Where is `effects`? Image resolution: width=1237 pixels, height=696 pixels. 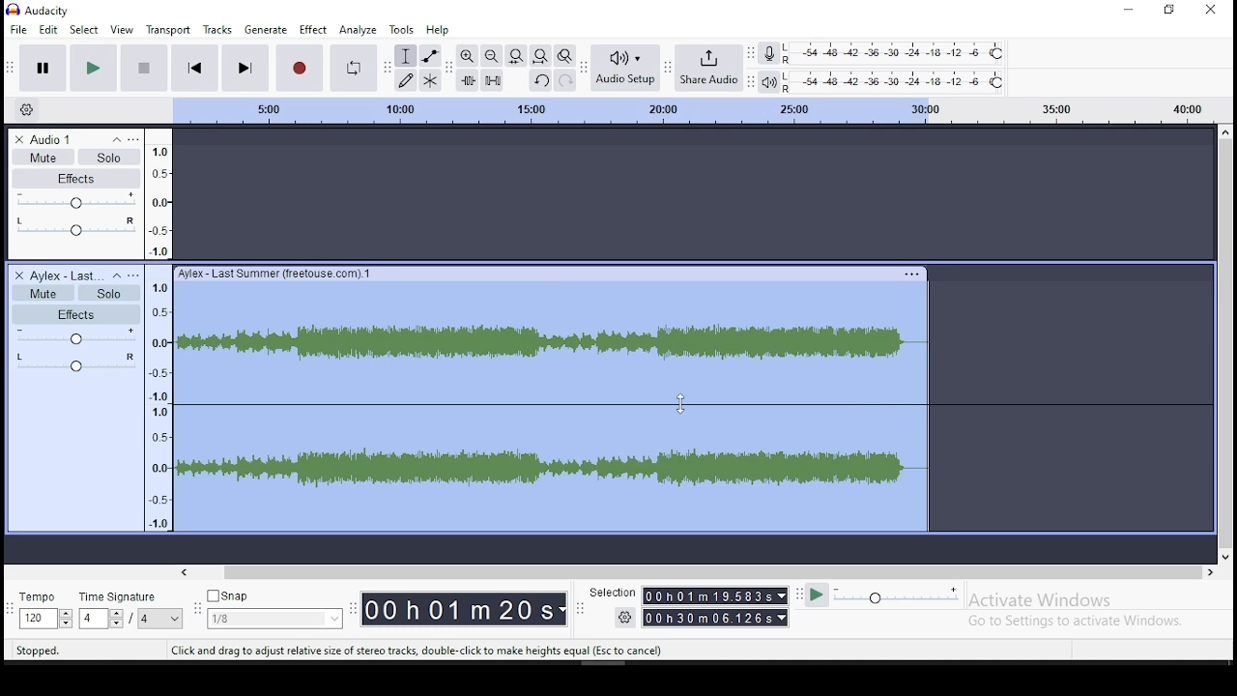
effects is located at coordinates (76, 179).